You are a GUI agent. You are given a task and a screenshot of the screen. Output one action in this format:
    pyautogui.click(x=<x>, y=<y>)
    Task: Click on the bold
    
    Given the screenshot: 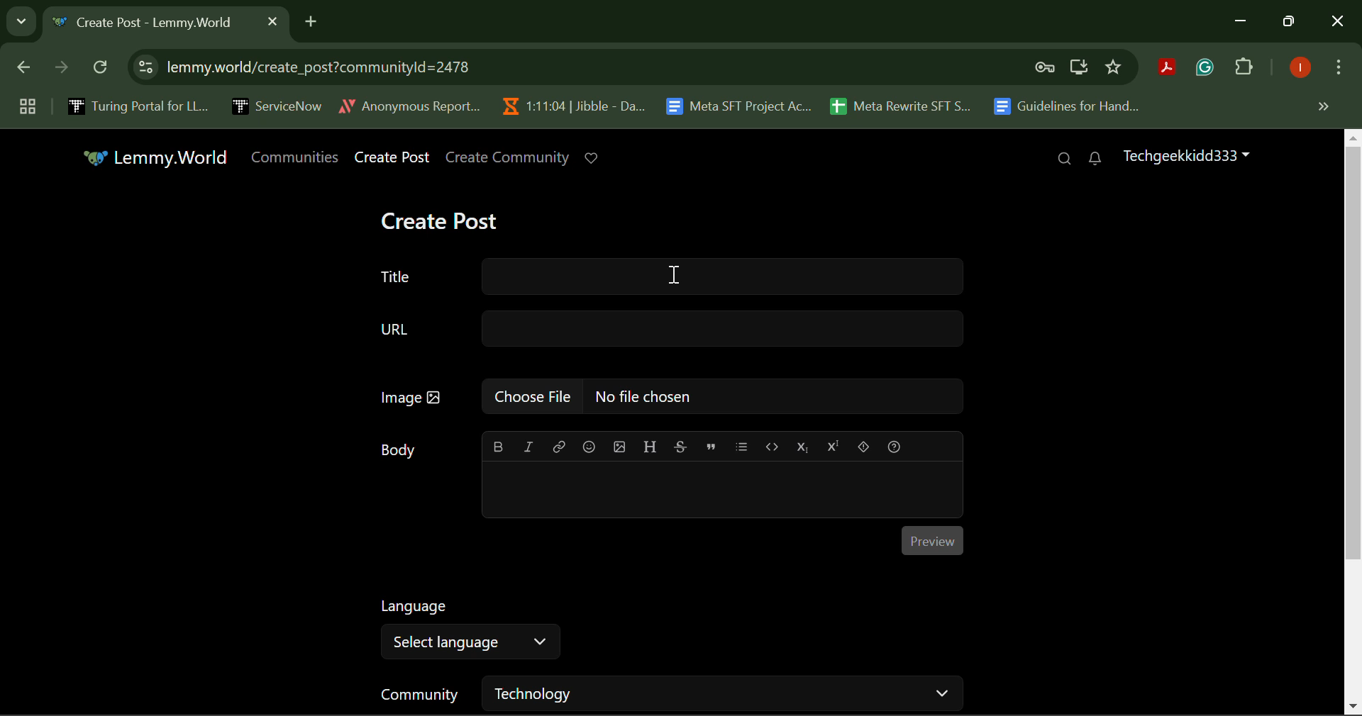 What is the action you would take?
    pyautogui.click(x=498, y=447)
    